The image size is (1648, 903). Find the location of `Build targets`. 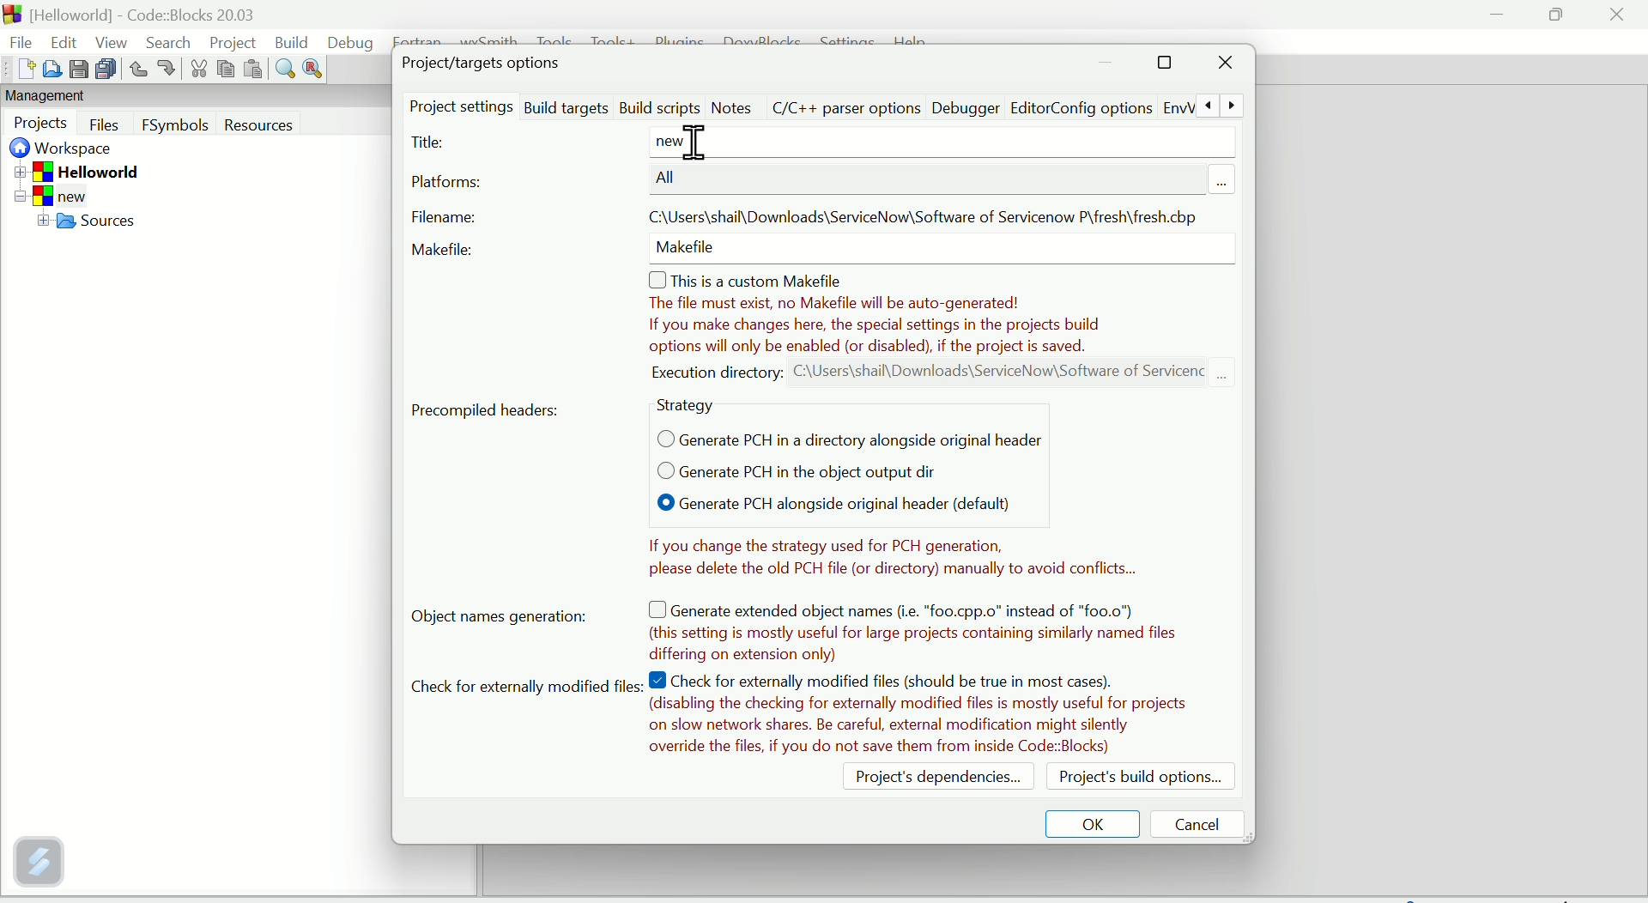

Build targets is located at coordinates (566, 105).